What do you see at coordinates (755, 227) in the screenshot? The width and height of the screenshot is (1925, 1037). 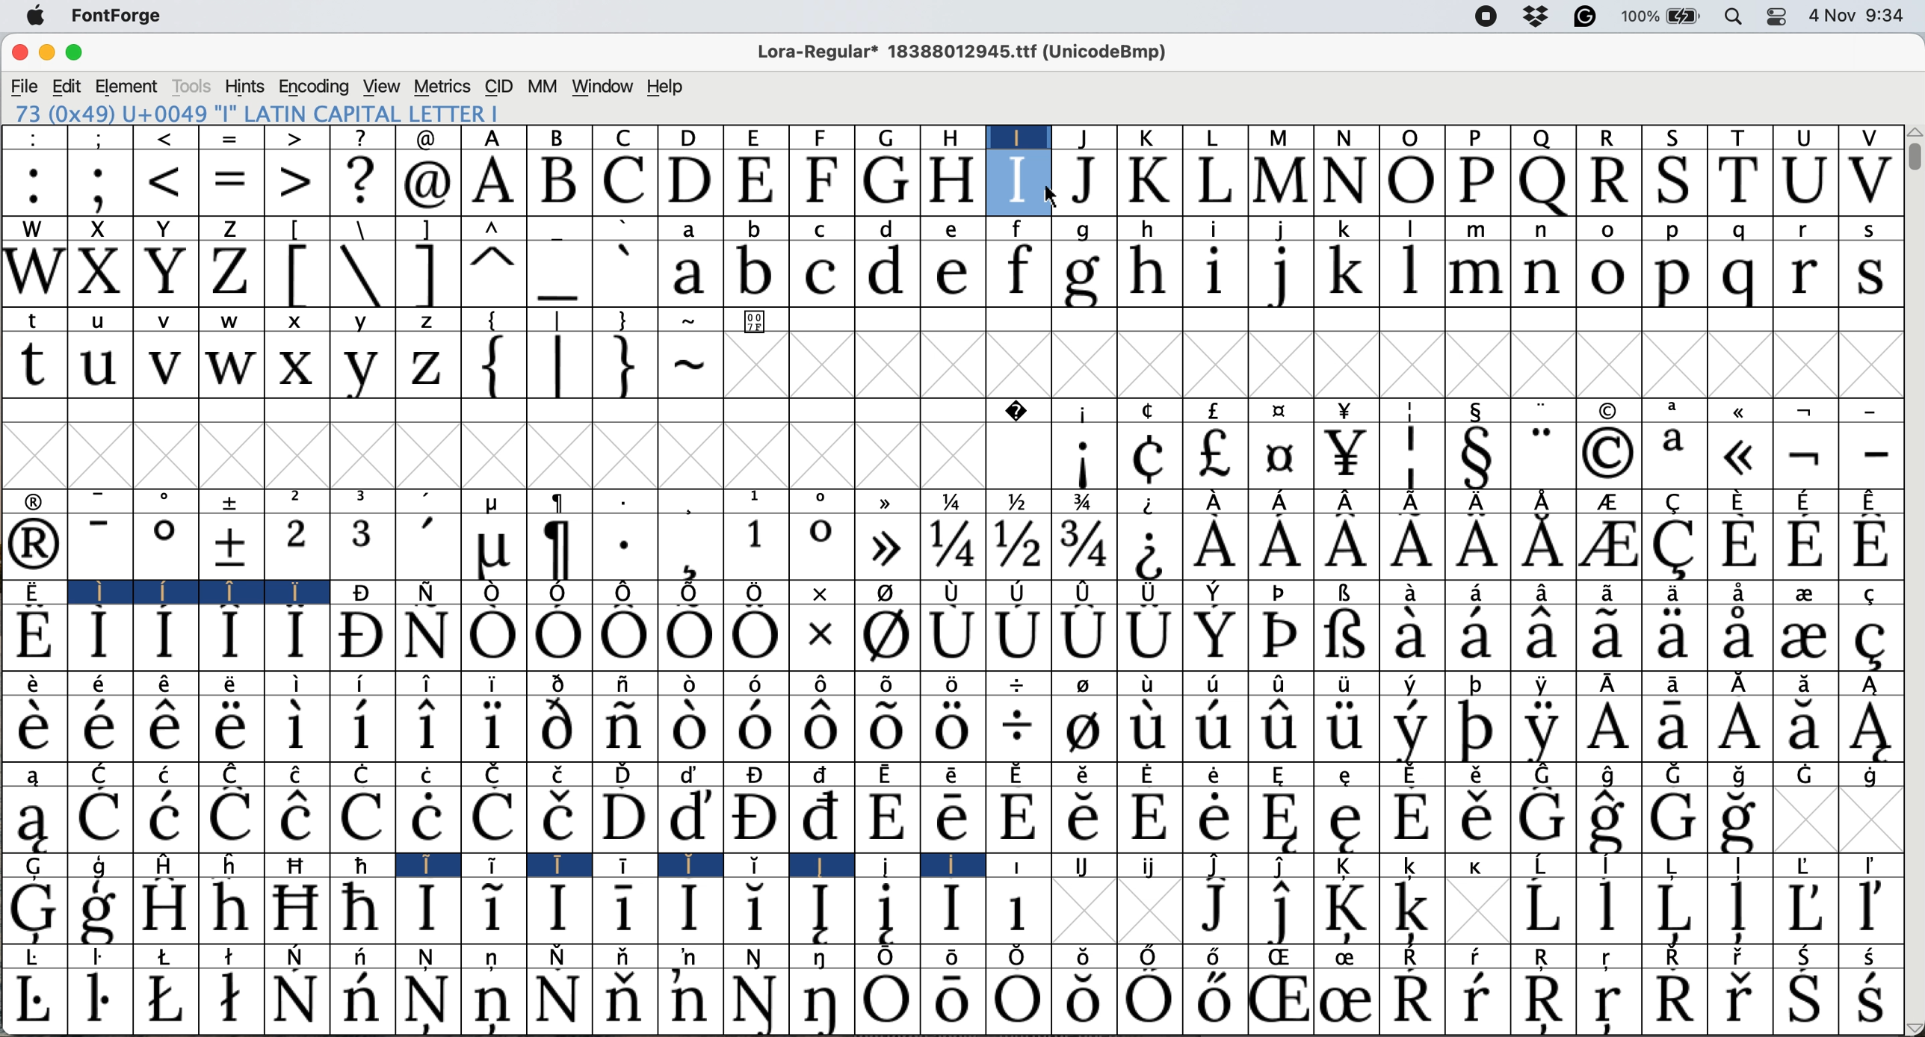 I see `b` at bounding box center [755, 227].